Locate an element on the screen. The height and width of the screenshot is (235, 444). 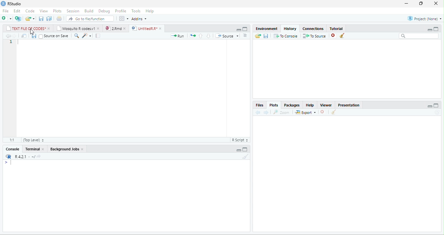
clear is located at coordinates (246, 156).